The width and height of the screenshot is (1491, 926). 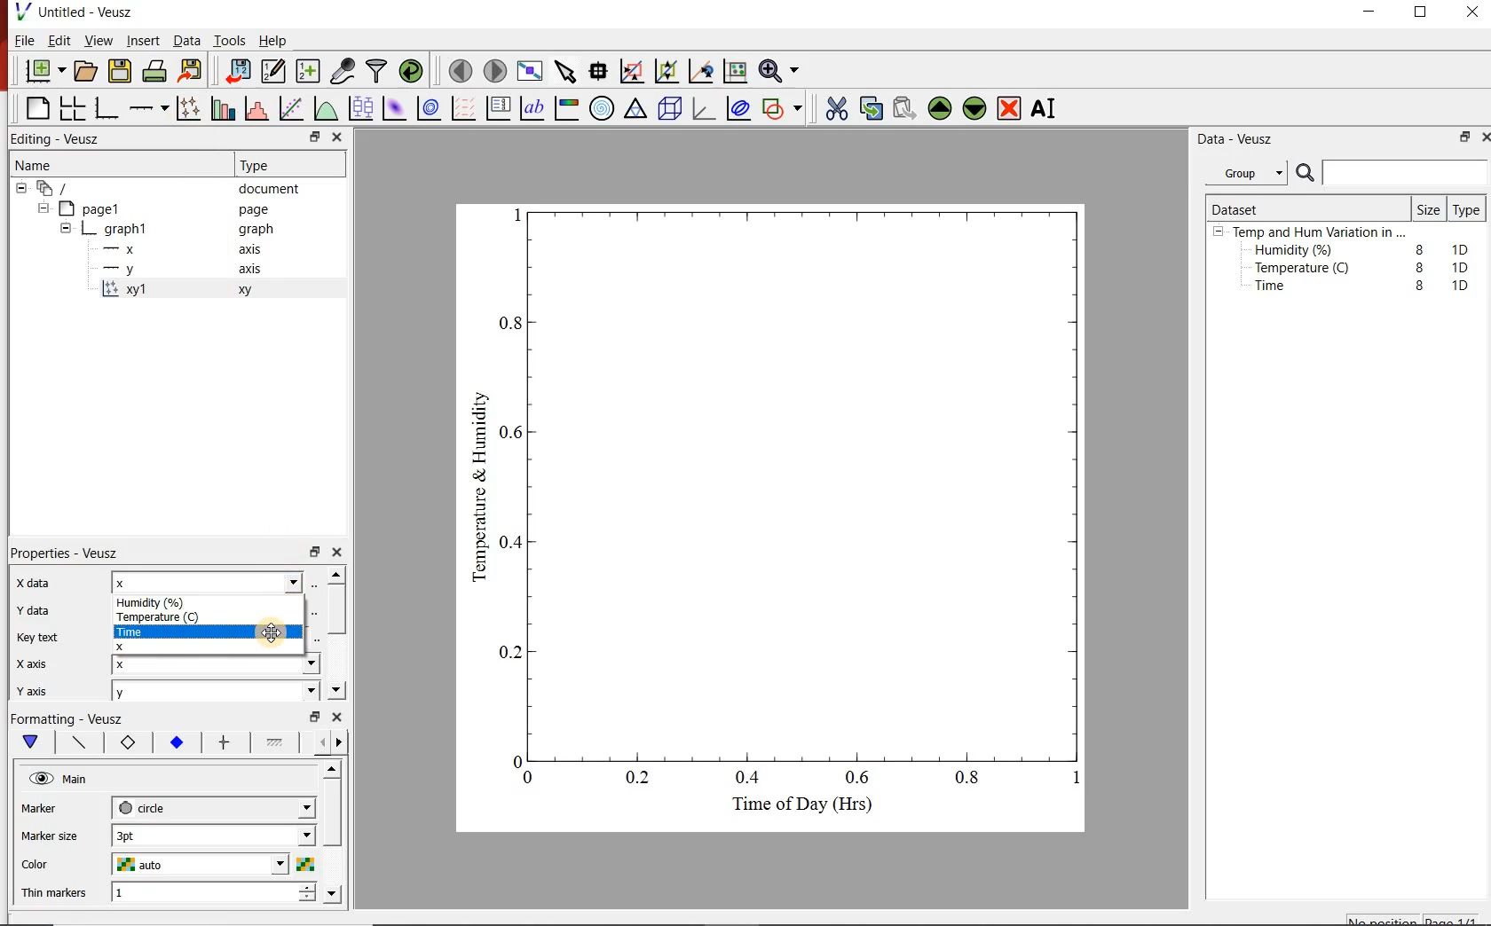 What do you see at coordinates (1464, 247) in the screenshot?
I see `1D` at bounding box center [1464, 247].